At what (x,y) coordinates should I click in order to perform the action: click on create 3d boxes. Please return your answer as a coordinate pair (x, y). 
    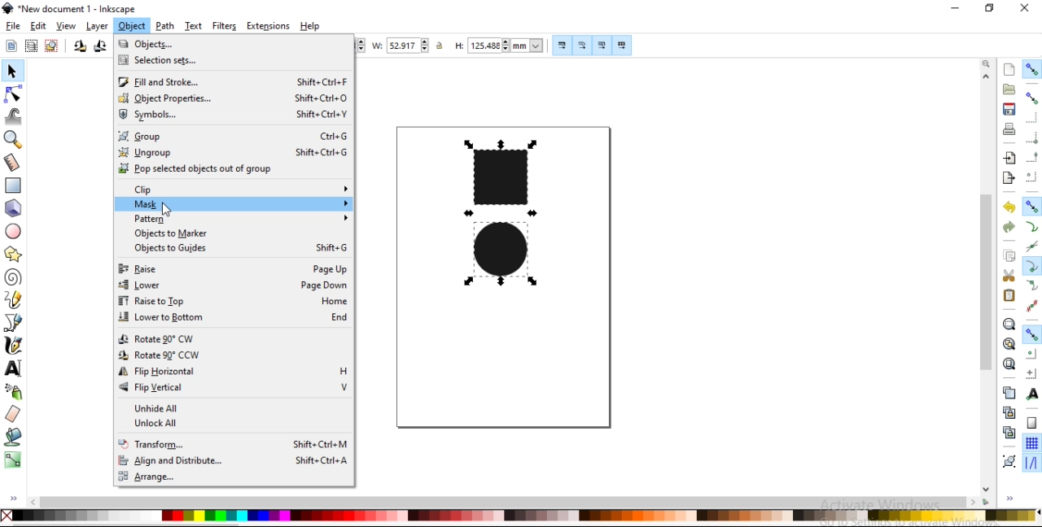
    Looking at the image, I should click on (15, 209).